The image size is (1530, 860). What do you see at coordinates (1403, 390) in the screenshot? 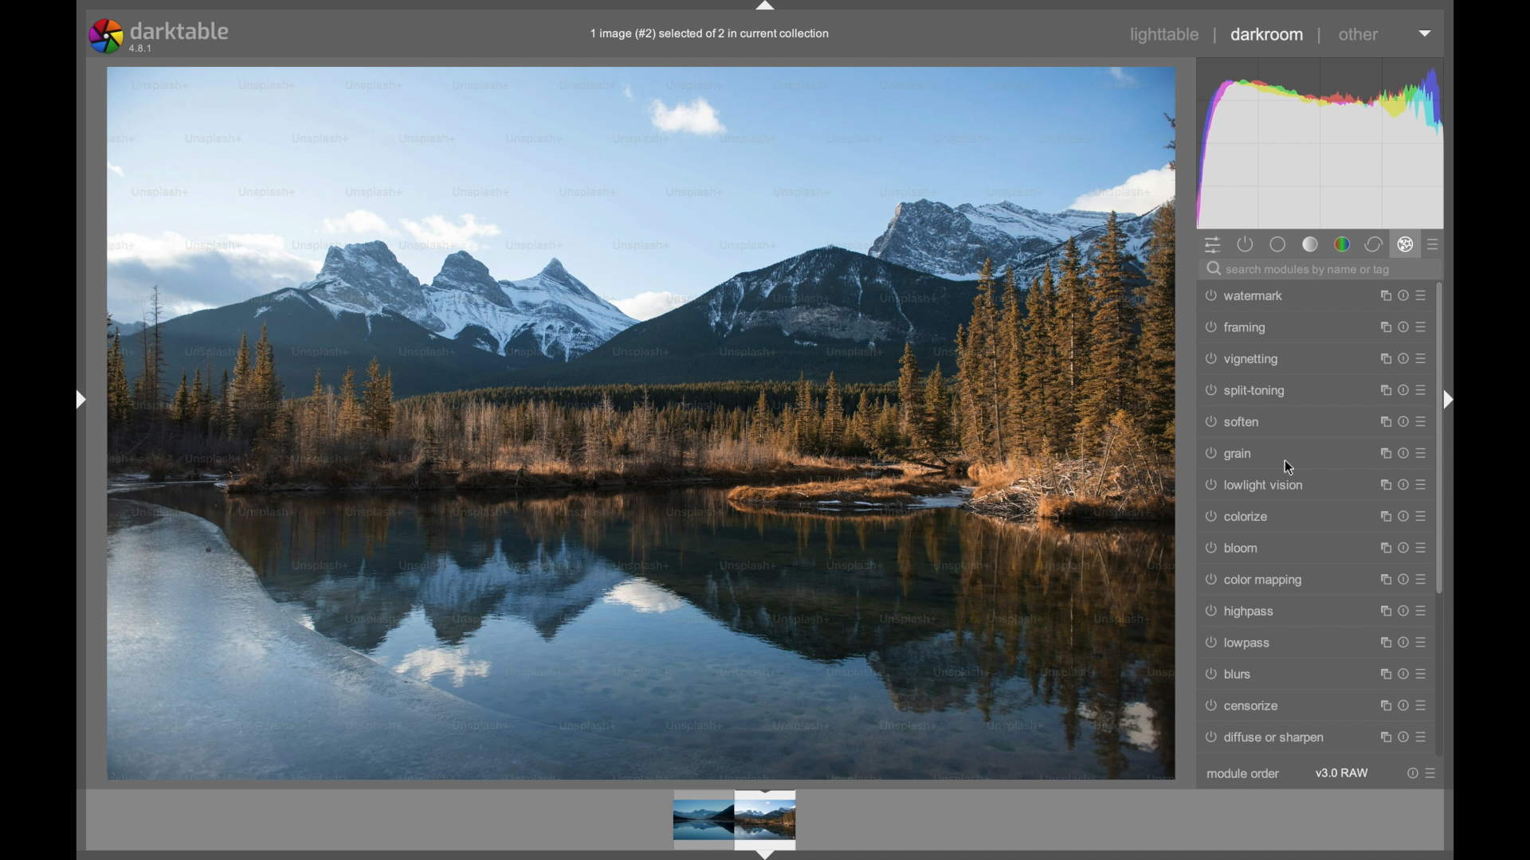
I see `reset parameters` at bounding box center [1403, 390].